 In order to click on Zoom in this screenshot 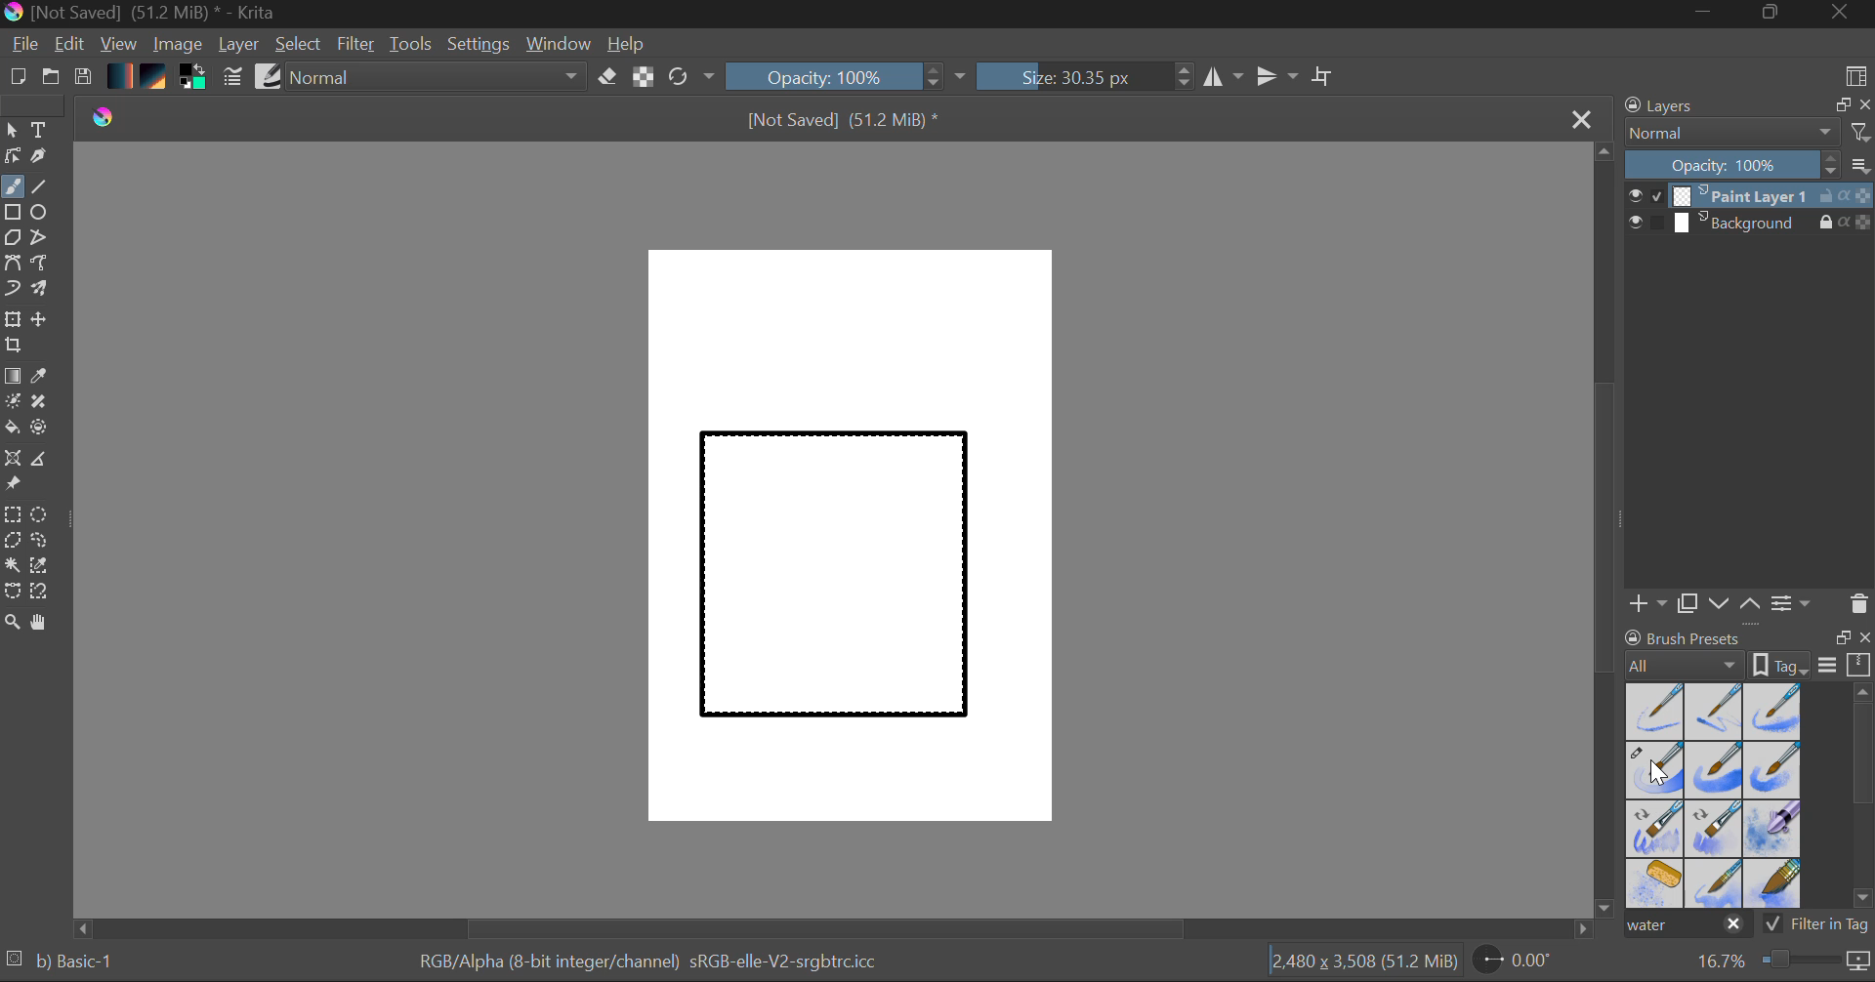, I will do `click(1780, 962)`.